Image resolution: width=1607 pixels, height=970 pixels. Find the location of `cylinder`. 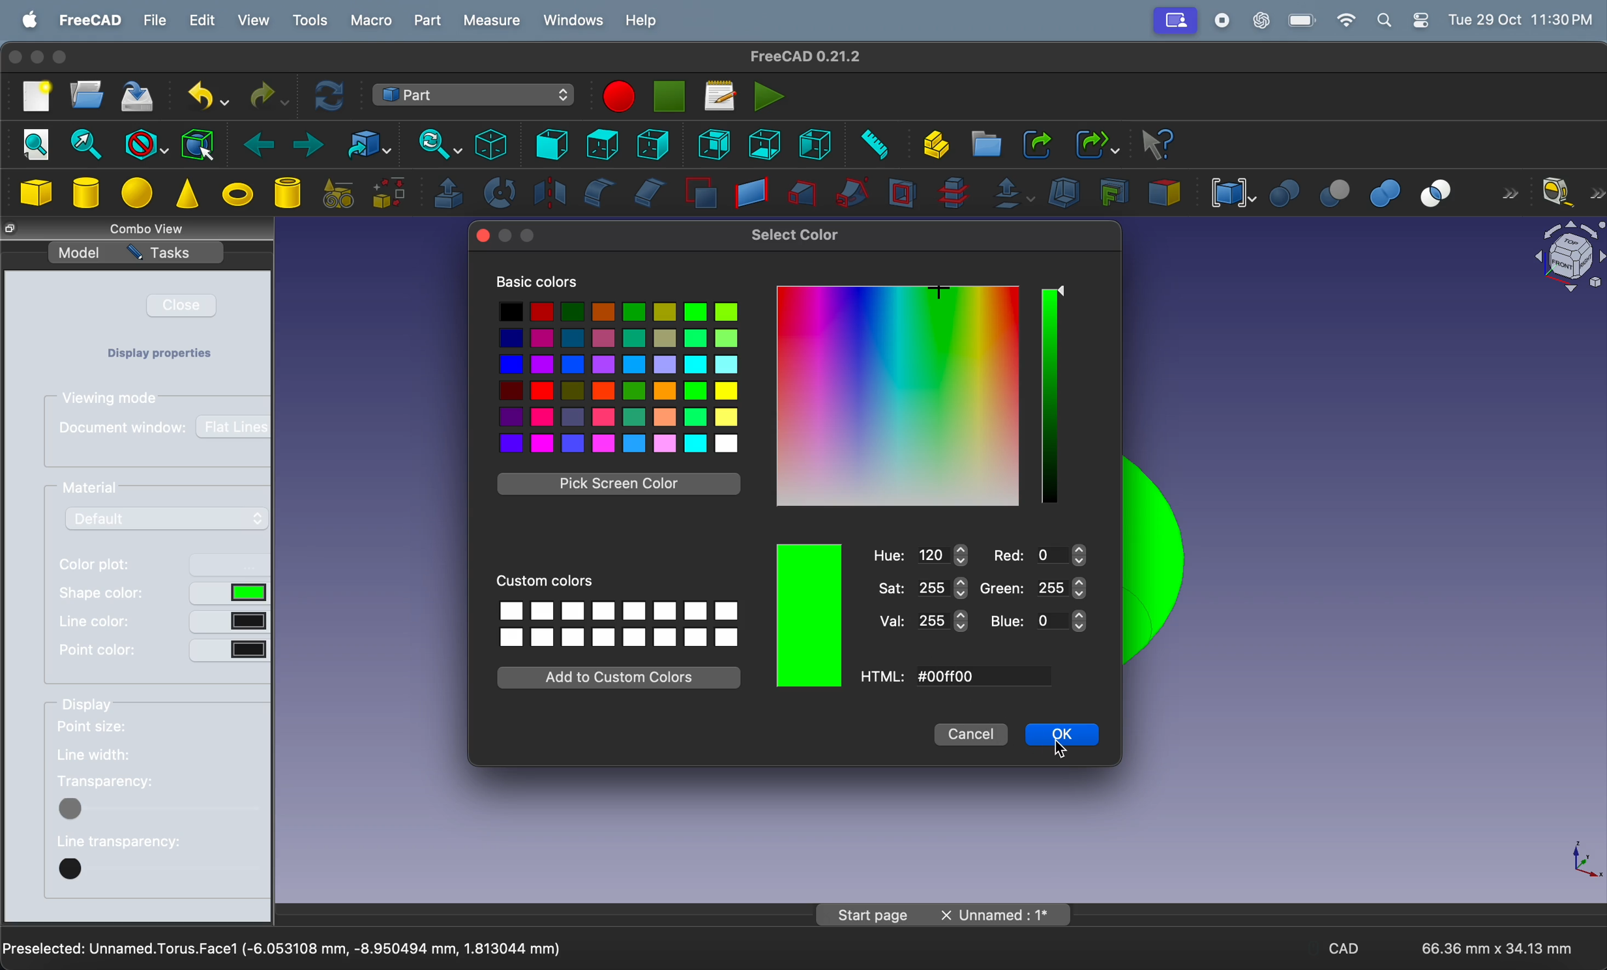

cylinder is located at coordinates (289, 194).